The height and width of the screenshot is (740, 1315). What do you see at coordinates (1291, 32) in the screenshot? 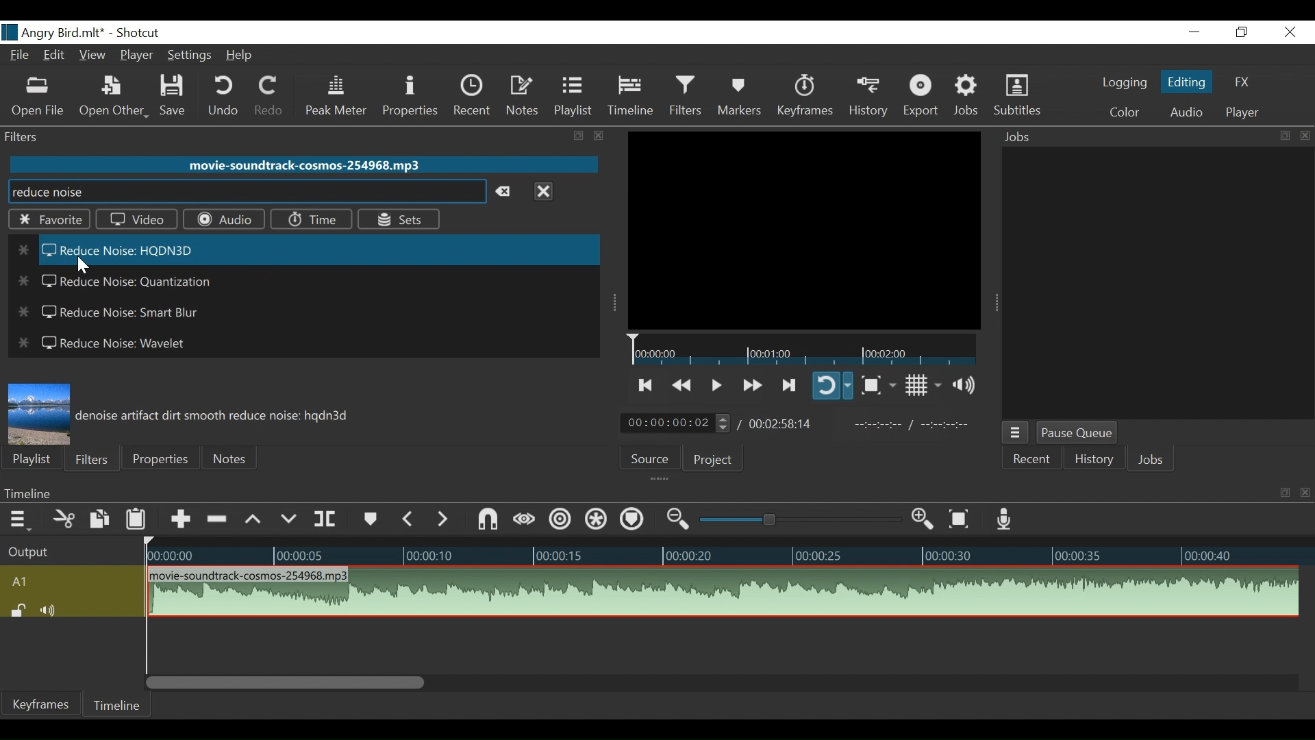
I see `Close` at bounding box center [1291, 32].